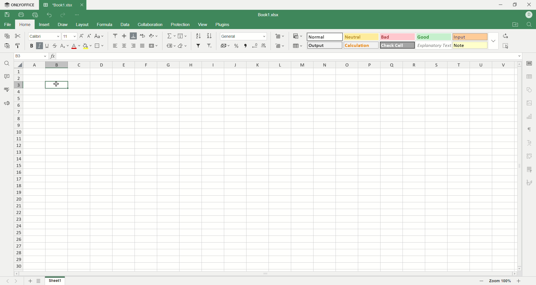 This screenshot has width=536, height=285. What do you see at coordinates (100, 46) in the screenshot?
I see `border` at bounding box center [100, 46].